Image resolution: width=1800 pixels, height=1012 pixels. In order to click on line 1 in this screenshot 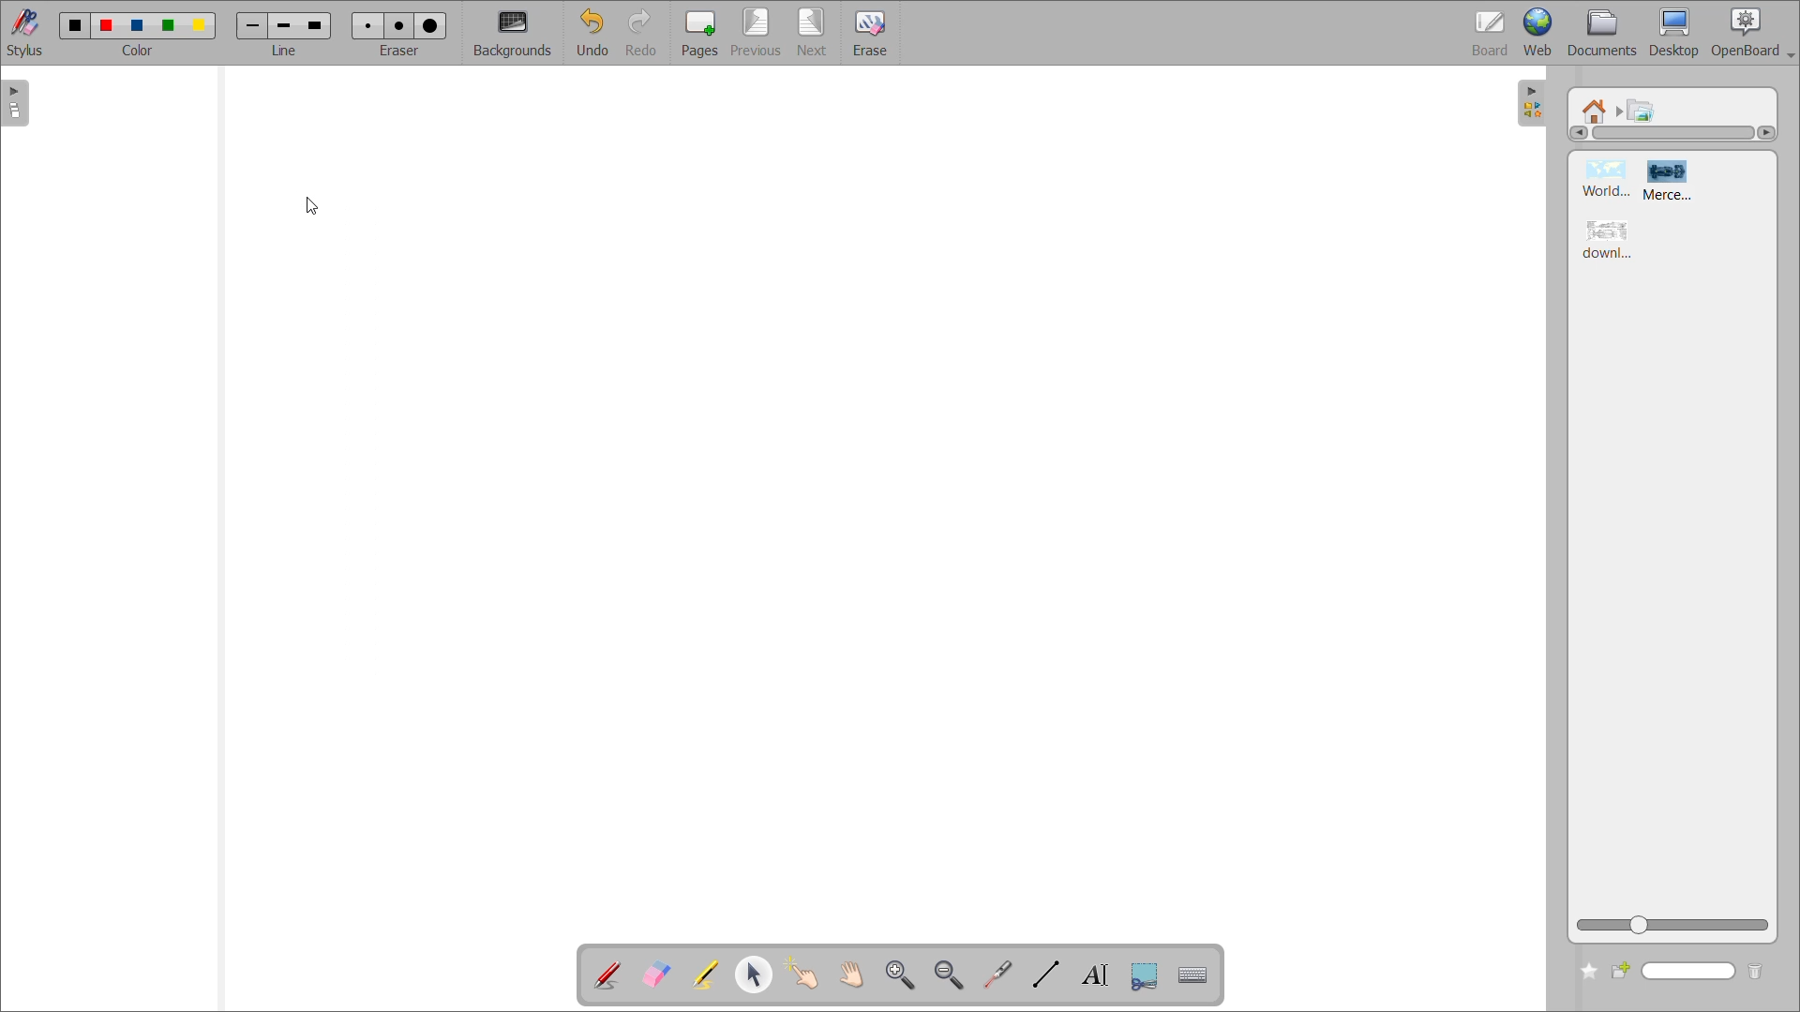, I will do `click(251, 25)`.